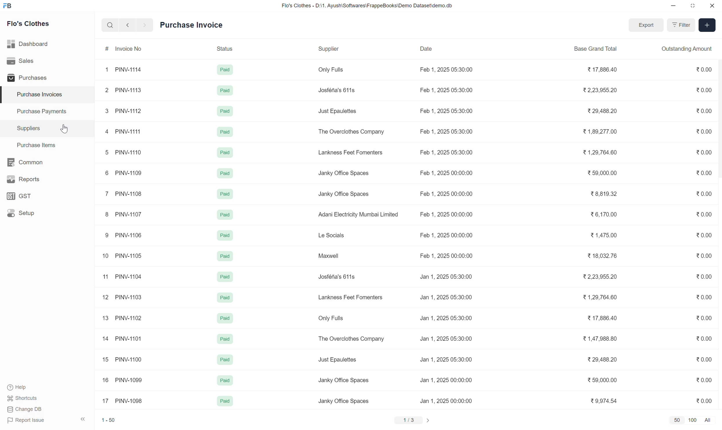 Image resolution: width=722 pixels, height=430 pixels. What do you see at coordinates (446, 276) in the screenshot?
I see `Jan 1, 2025 05:30:00` at bounding box center [446, 276].